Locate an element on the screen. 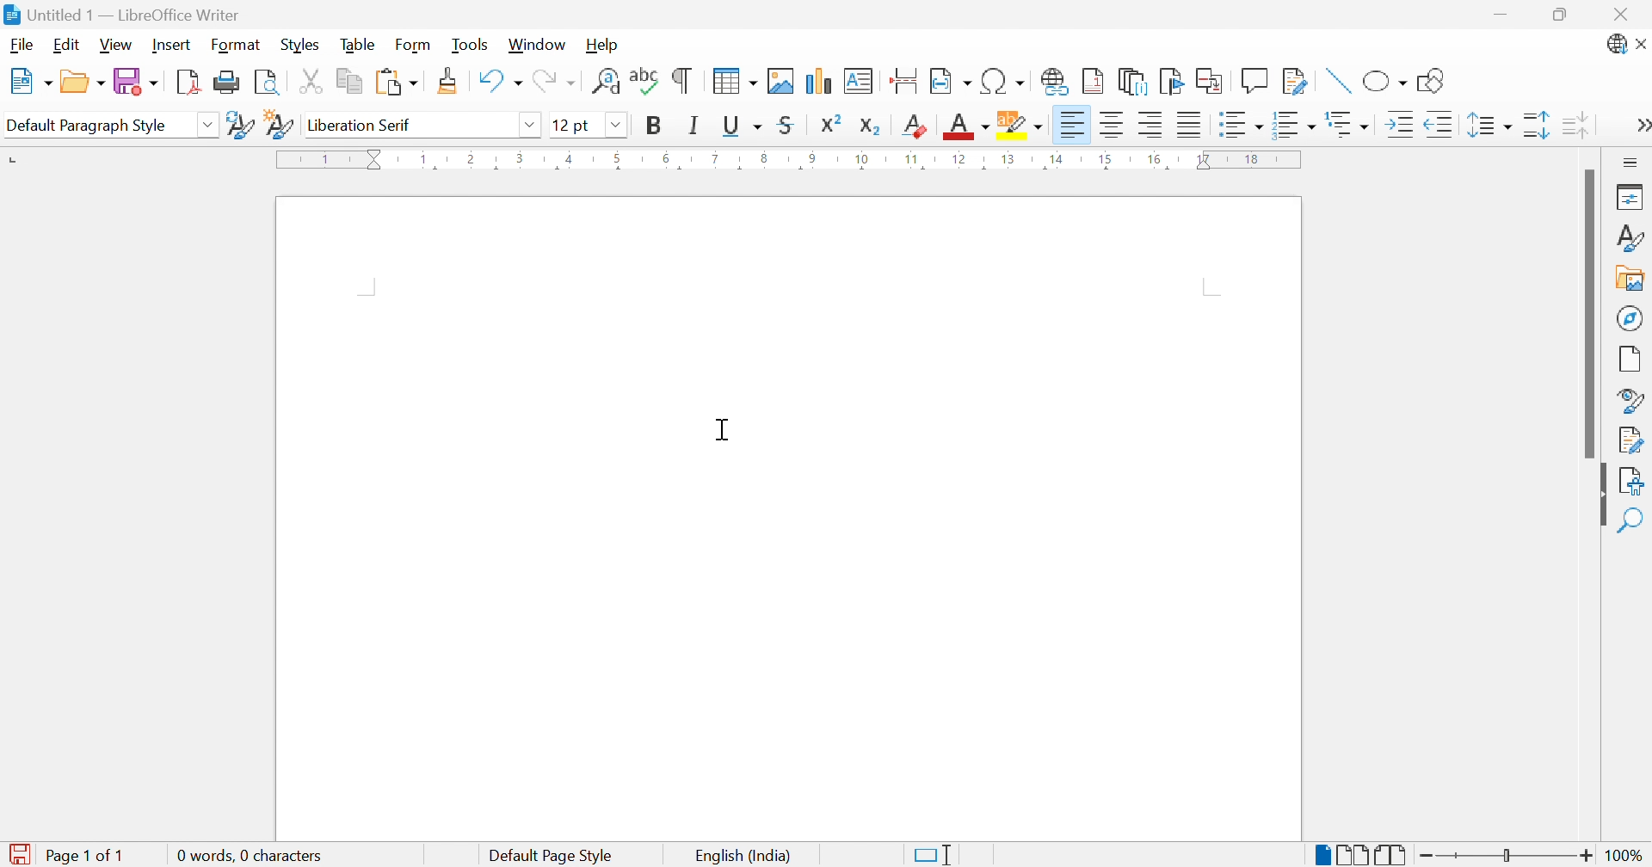 The image size is (1652, 867). Updates available. is located at coordinates (1615, 45).